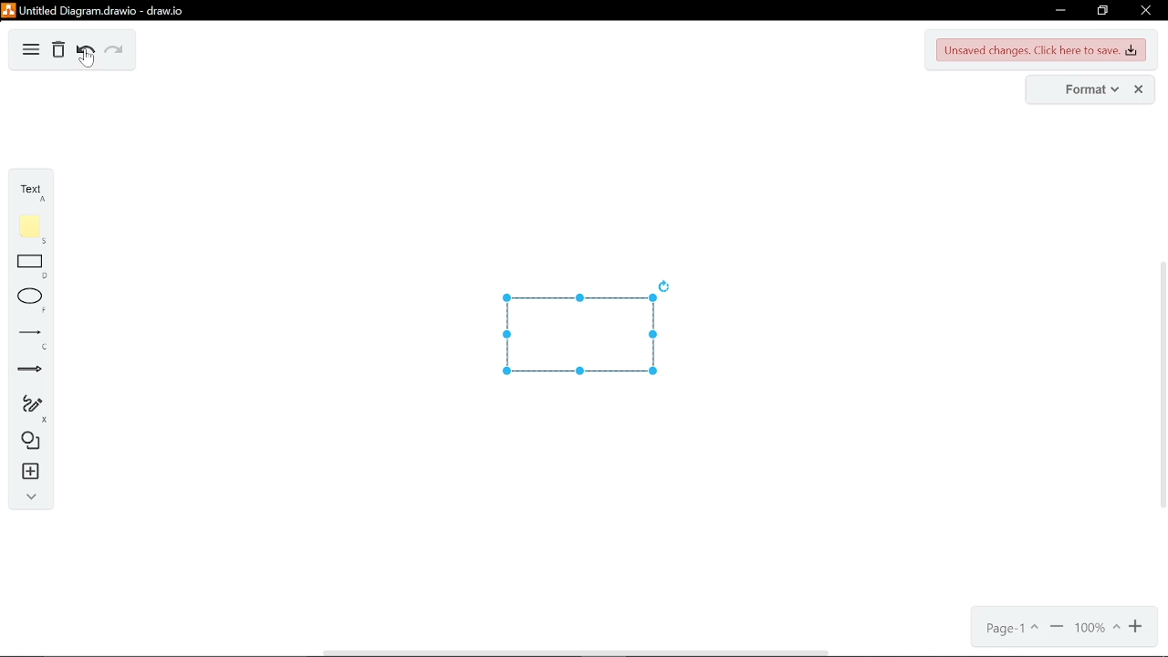  I want to click on page1, so click(1012, 631).